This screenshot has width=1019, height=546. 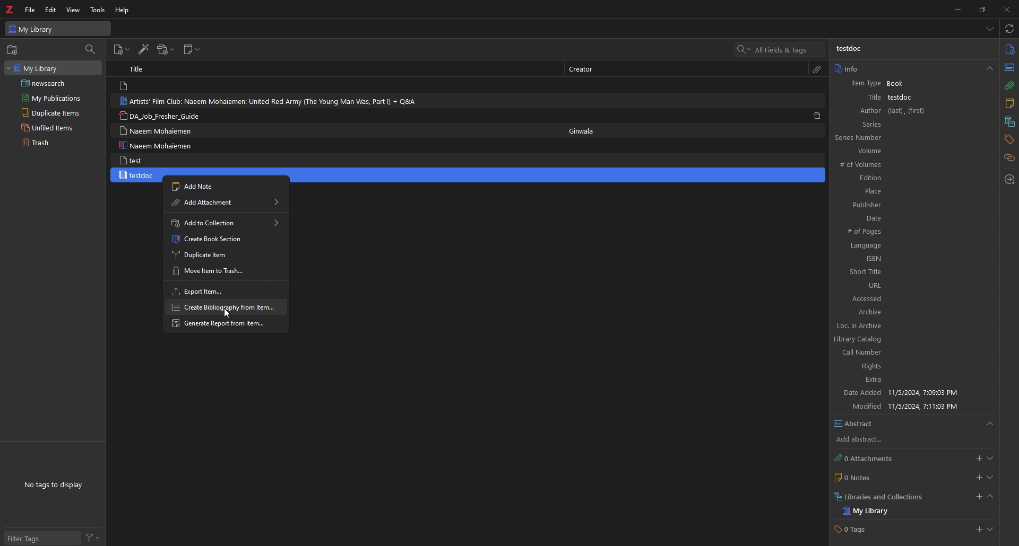 I want to click on Author (last),(first), so click(x=912, y=111).